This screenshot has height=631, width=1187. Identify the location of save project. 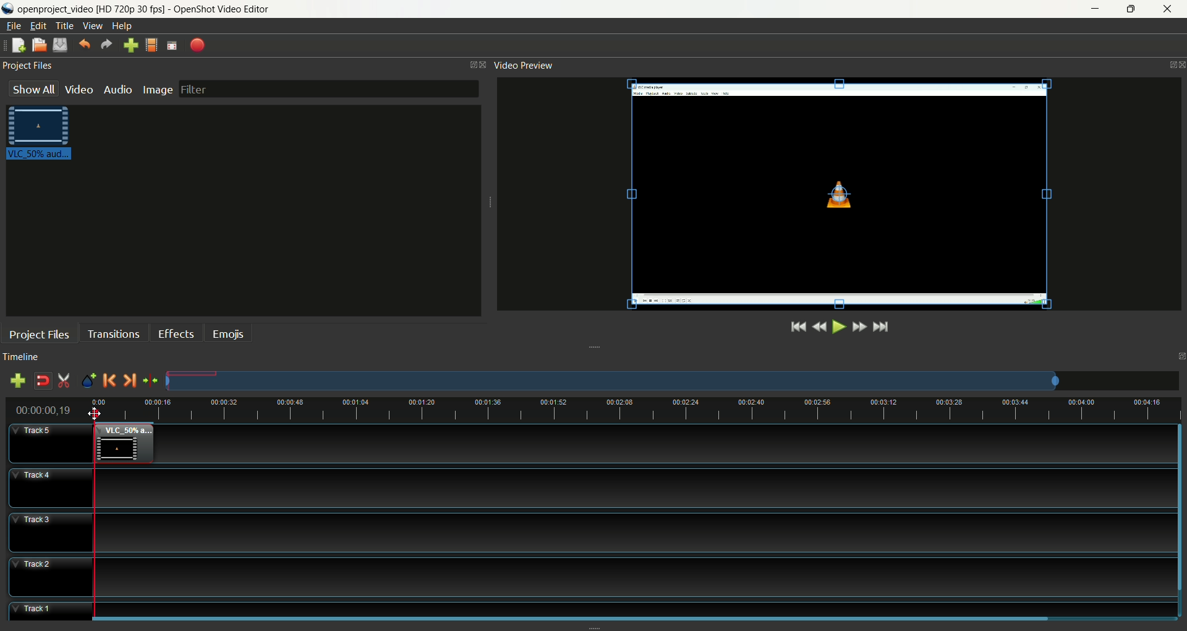
(60, 45).